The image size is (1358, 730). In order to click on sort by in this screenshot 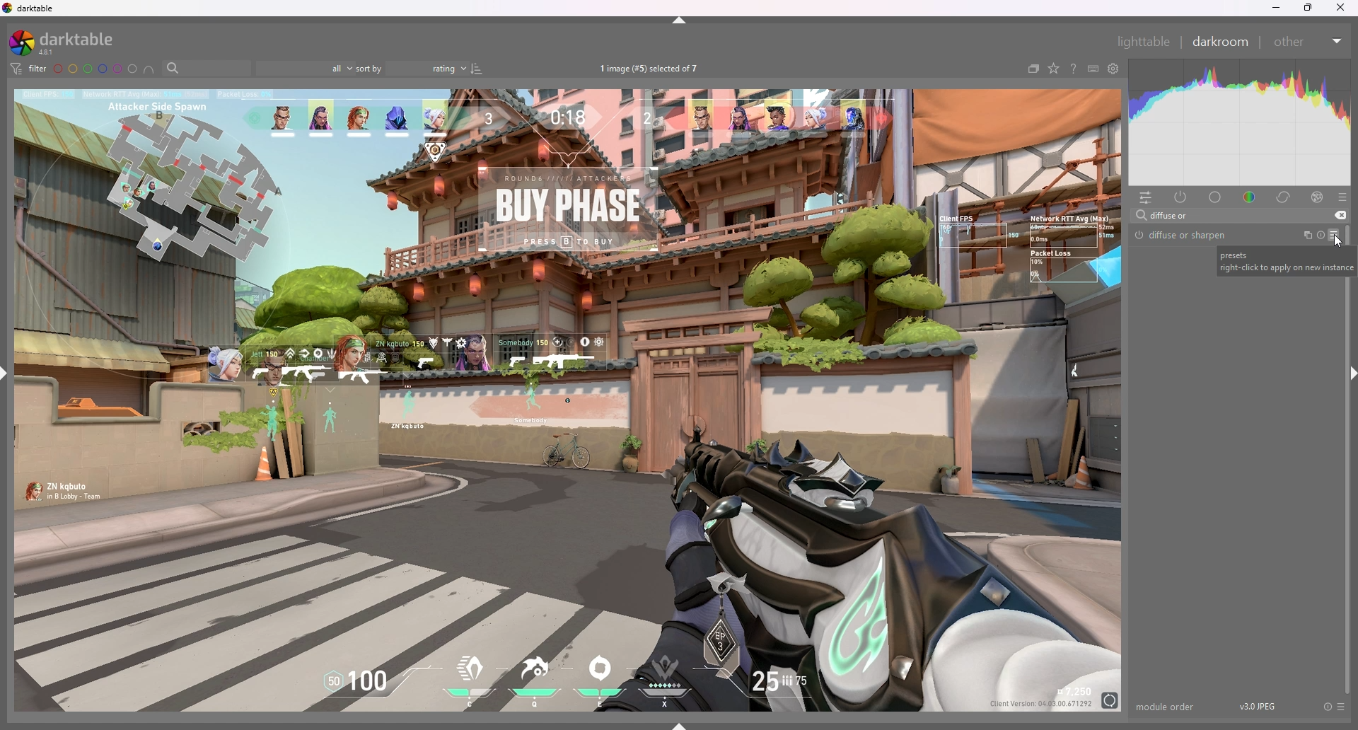, I will do `click(412, 68)`.